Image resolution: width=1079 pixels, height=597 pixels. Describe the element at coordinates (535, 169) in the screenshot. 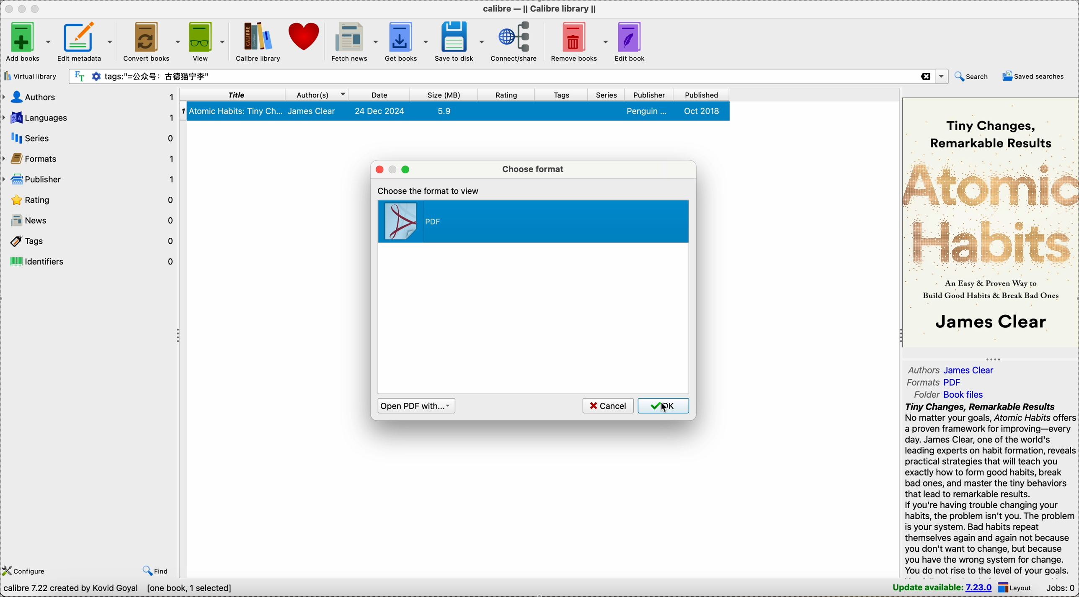

I see `choose format` at that location.